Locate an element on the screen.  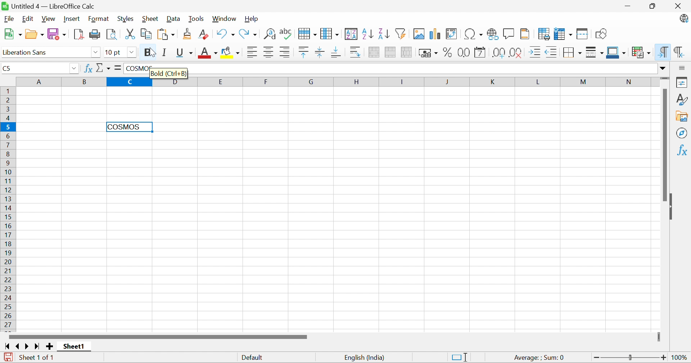
COSMOS is located at coordinates (138, 68).